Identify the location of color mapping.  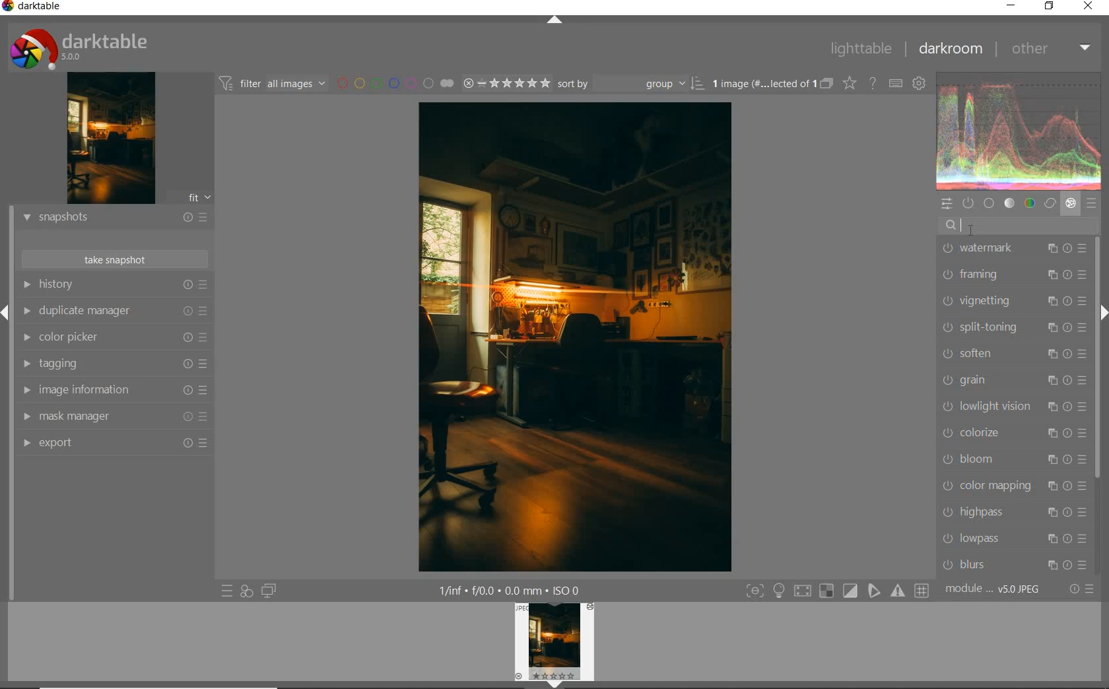
(1012, 485).